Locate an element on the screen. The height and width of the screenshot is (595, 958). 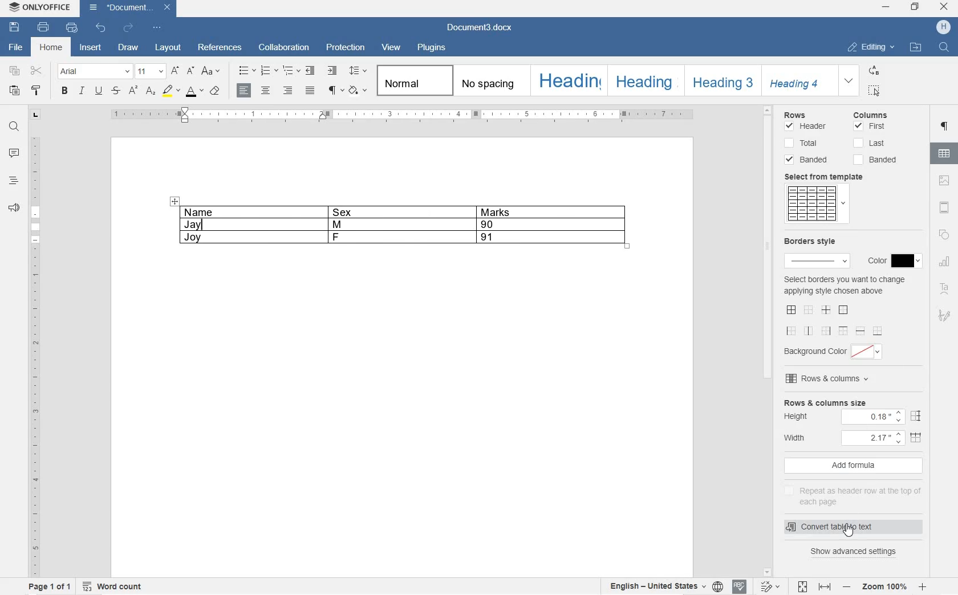
REPLACE is located at coordinates (874, 70).